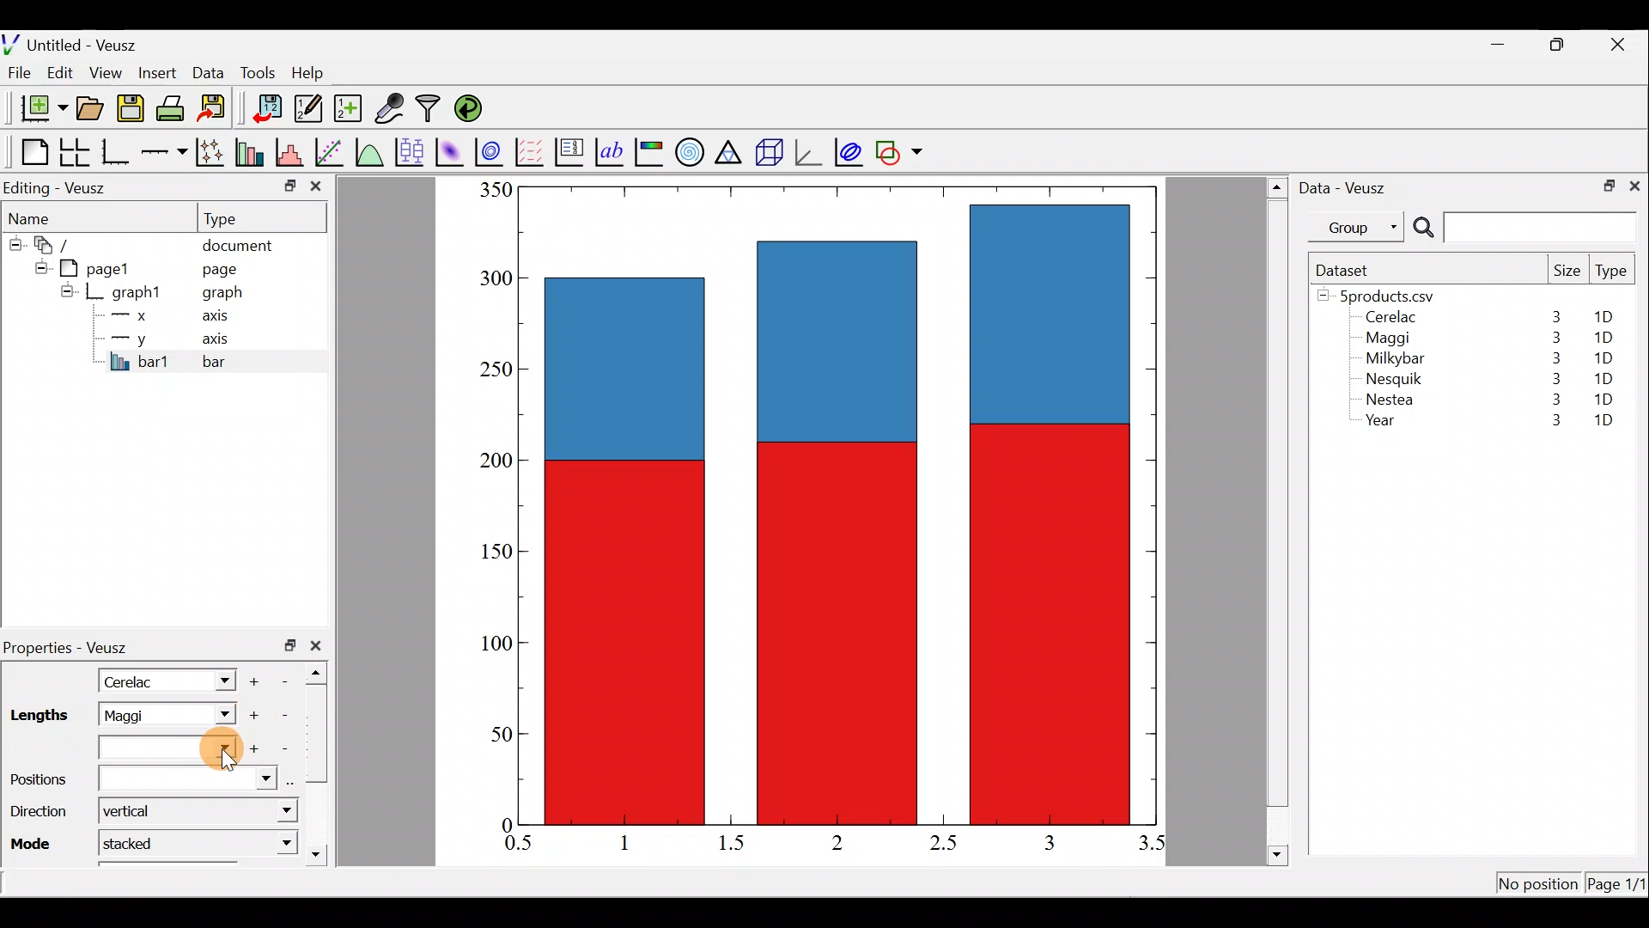 Image resolution: width=1649 pixels, height=928 pixels. Describe the element at coordinates (1620, 45) in the screenshot. I see `close` at that location.